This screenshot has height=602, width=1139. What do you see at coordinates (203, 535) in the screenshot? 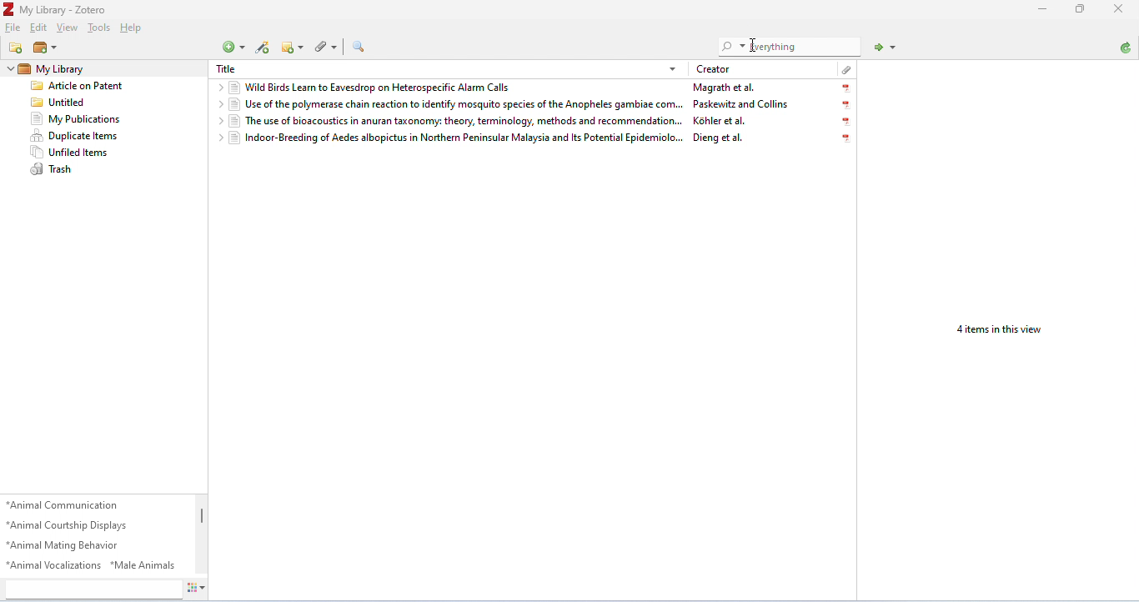
I see `Scroll Bar` at bounding box center [203, 535].